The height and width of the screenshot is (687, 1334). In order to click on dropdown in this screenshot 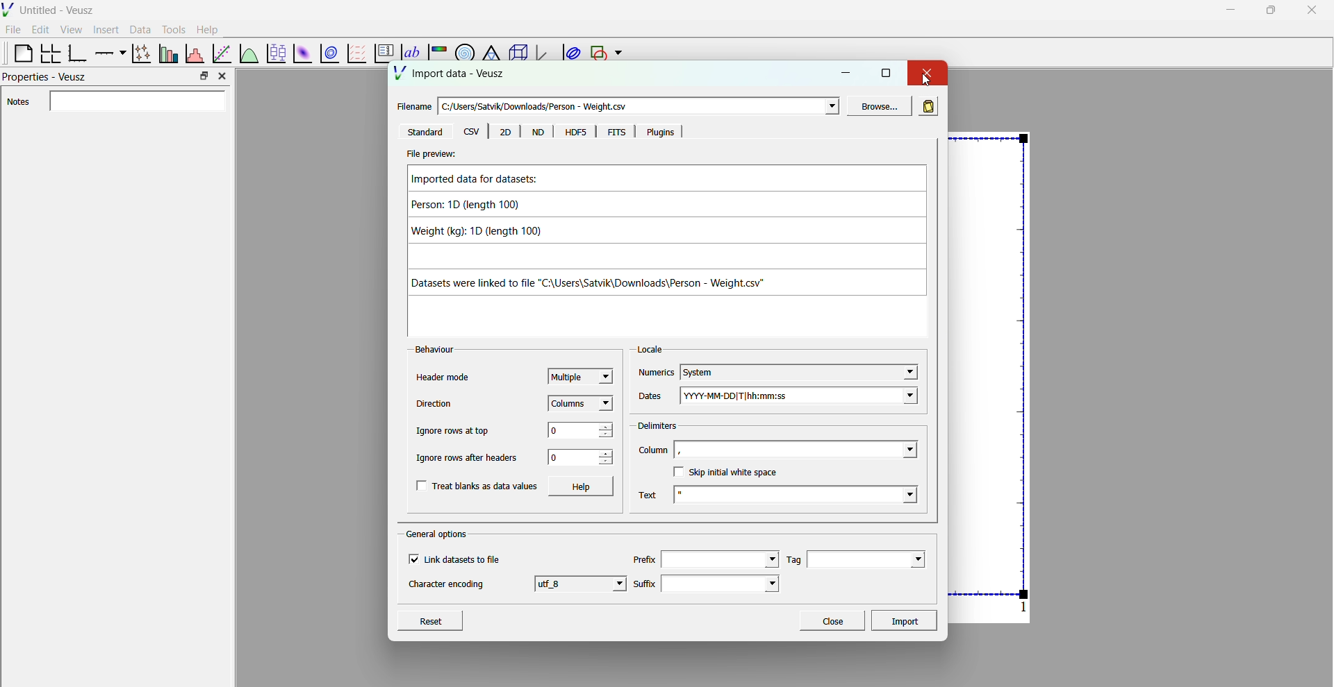, I will do `click(830, 106)`.